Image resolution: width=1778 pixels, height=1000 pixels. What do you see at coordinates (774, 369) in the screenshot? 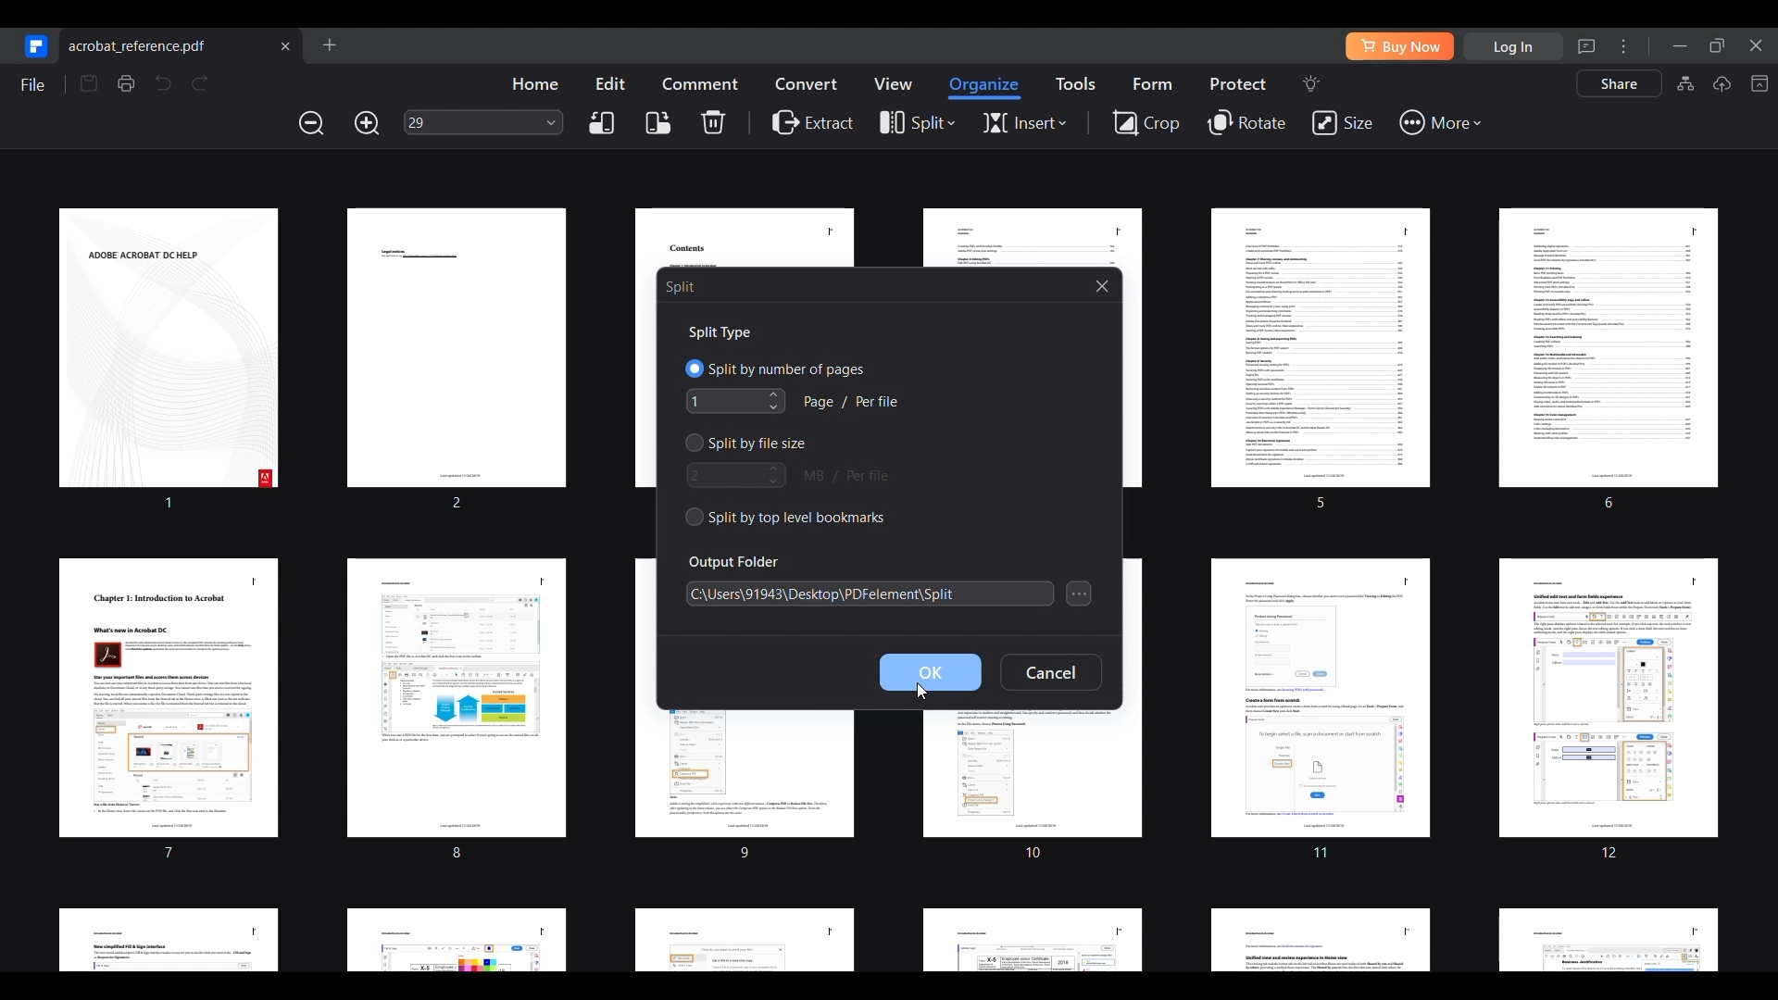
I see `Split PDF by number of specified pages` at bounding box center [774, 369].